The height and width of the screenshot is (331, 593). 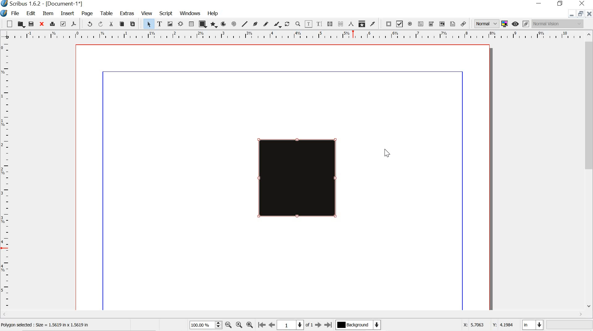 I want to click on zoom in or zoom out, so click(x=298, y=24).